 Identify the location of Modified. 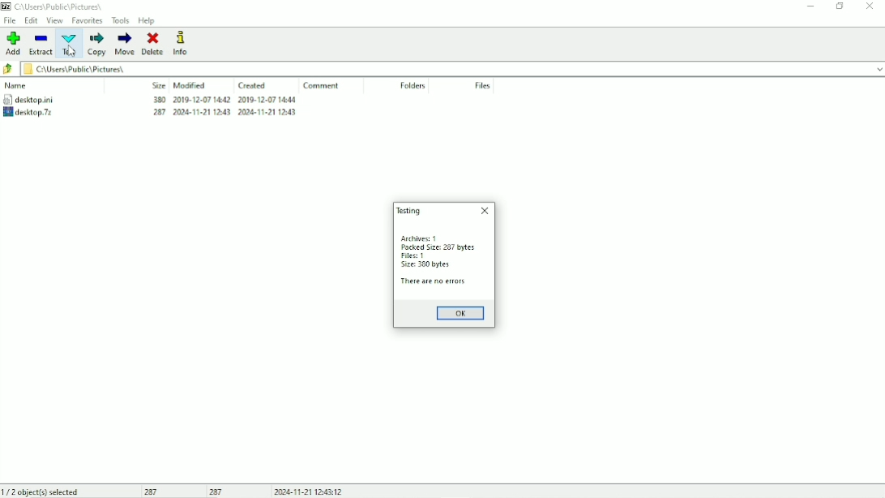
(190, 85).